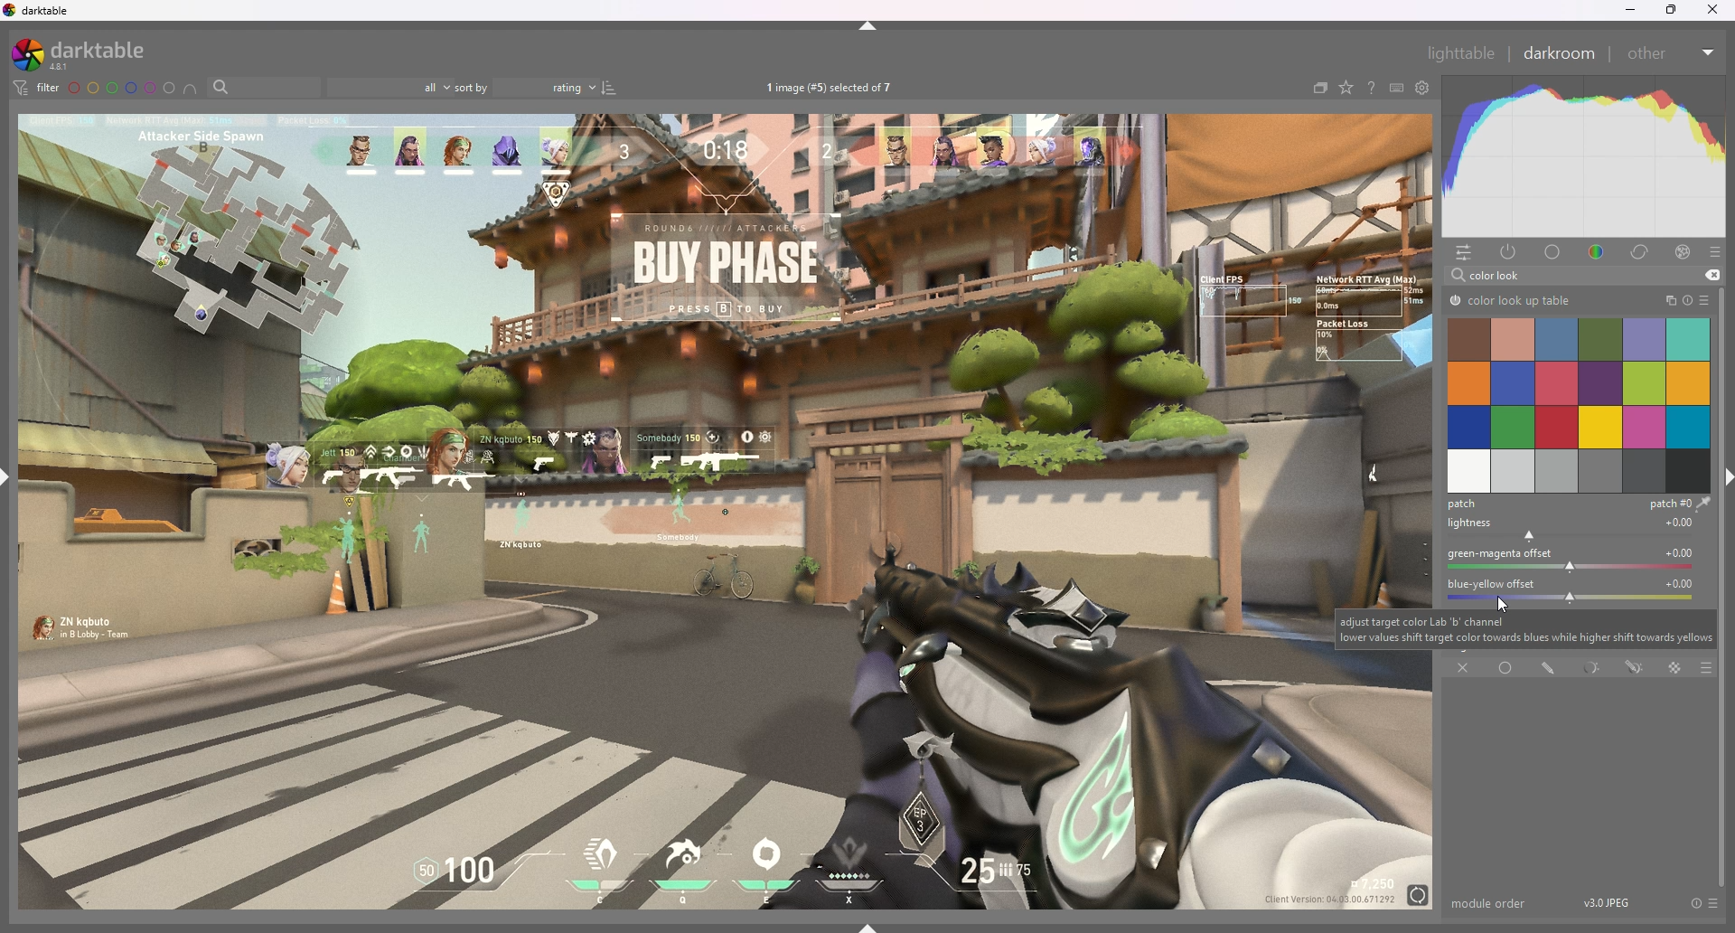 This screenshot has height=933, width=1735. I want to click on lightness, so click(1576, 529).